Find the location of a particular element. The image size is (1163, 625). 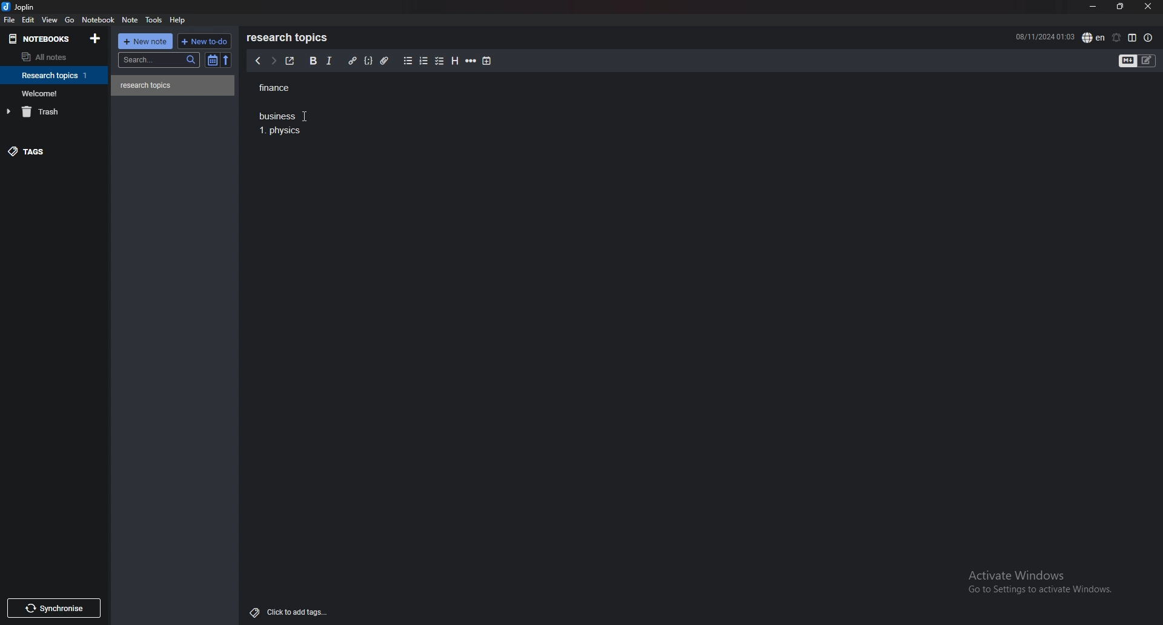

toggle sort order is located at coordinates (213, 61).